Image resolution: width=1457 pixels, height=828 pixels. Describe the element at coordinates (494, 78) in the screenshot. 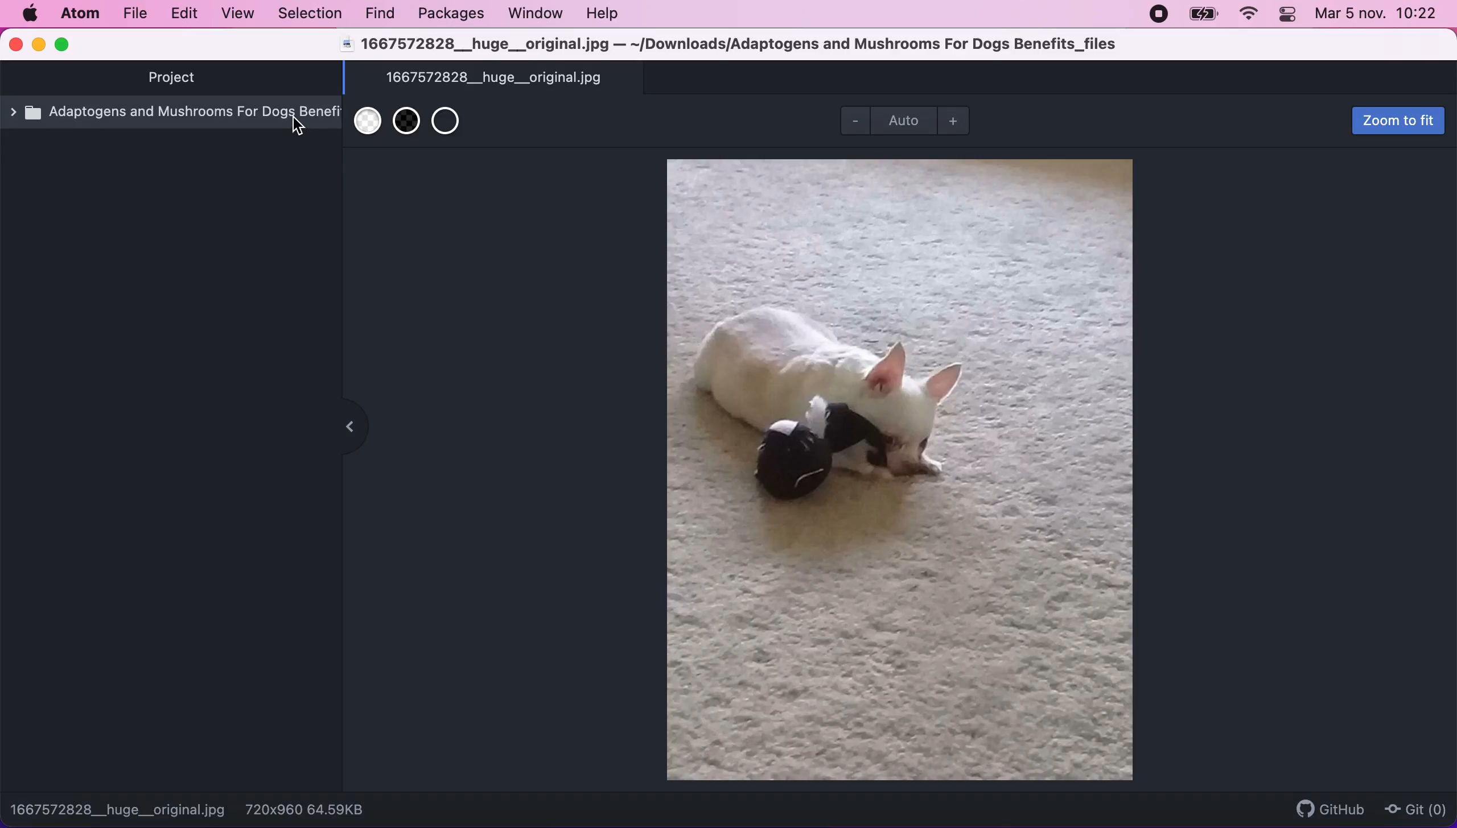

I see `1667572828__huge__original.jpg` at that location.